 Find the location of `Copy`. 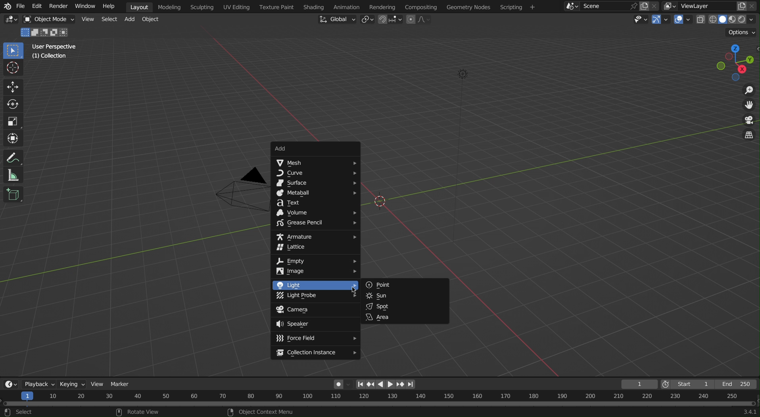

Copy is located at coordinates (742, 5).